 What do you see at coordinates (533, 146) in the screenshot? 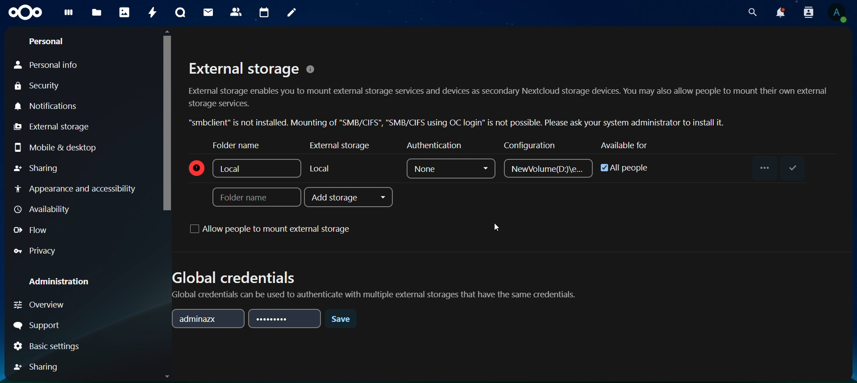
I see `configuration` at bounding box center [533, 146].